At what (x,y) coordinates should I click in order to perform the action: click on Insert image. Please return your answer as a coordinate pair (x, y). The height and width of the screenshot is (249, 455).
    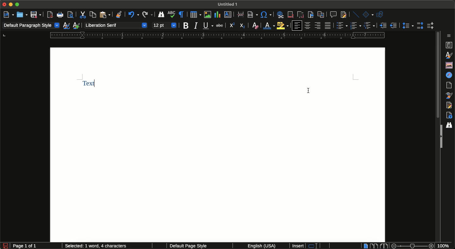
    Looking at the image, I should click on (208, 14).